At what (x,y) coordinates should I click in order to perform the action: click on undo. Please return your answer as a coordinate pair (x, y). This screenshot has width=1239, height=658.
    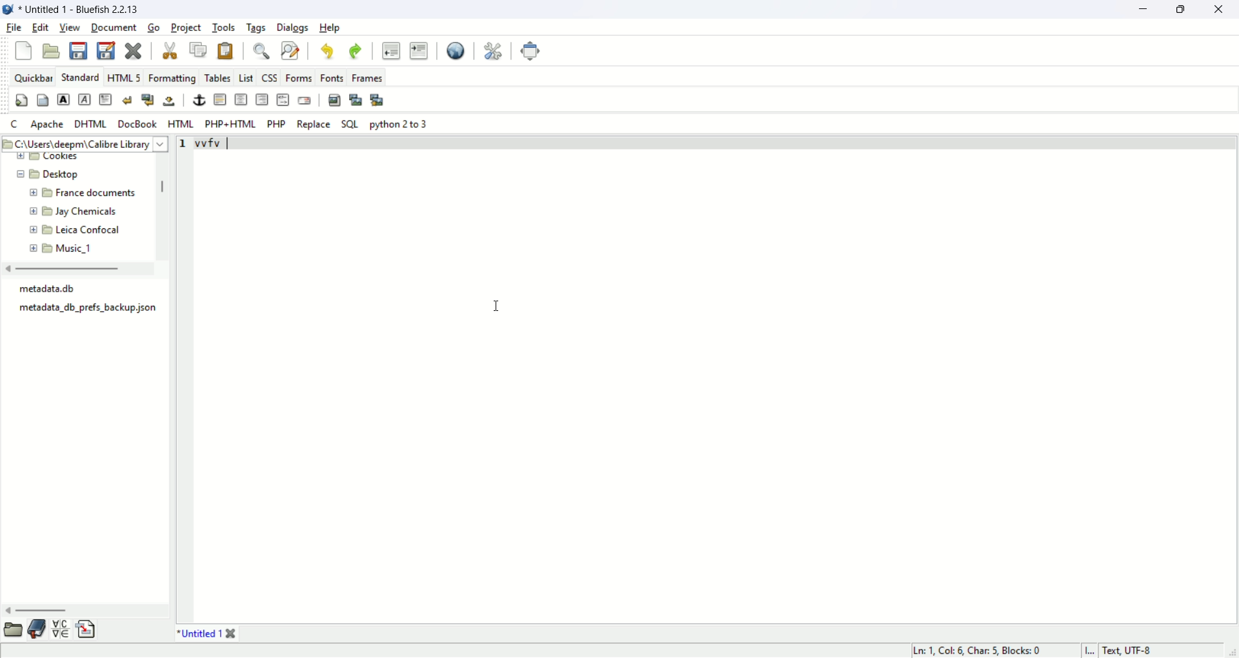
    Looking at the image, I should click on (326, 50).